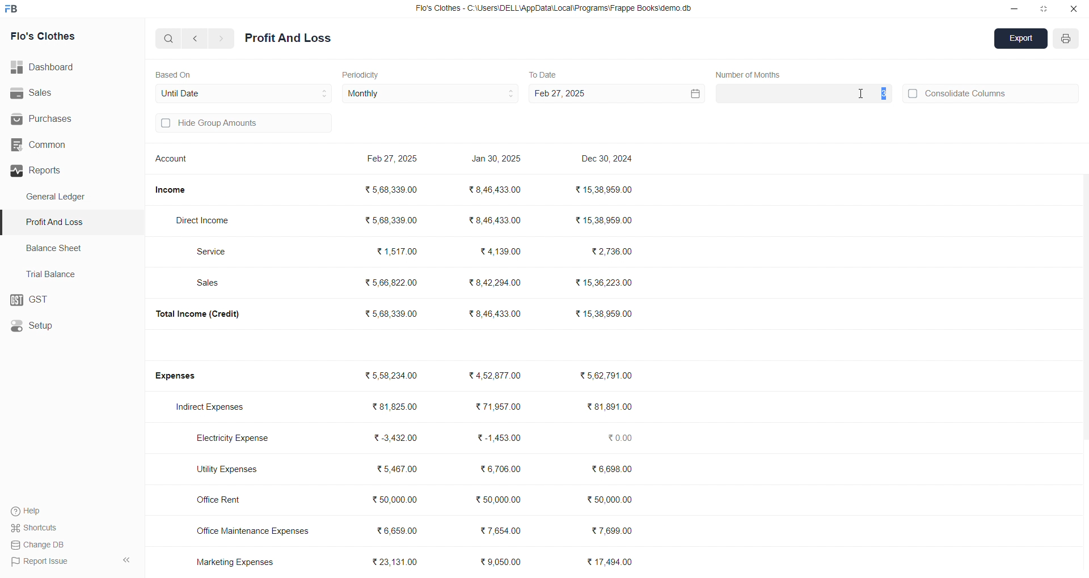  What do you see at coordinates (860, 94) in the screenshot?
I see `cursor` at bounding box center [860, 94].